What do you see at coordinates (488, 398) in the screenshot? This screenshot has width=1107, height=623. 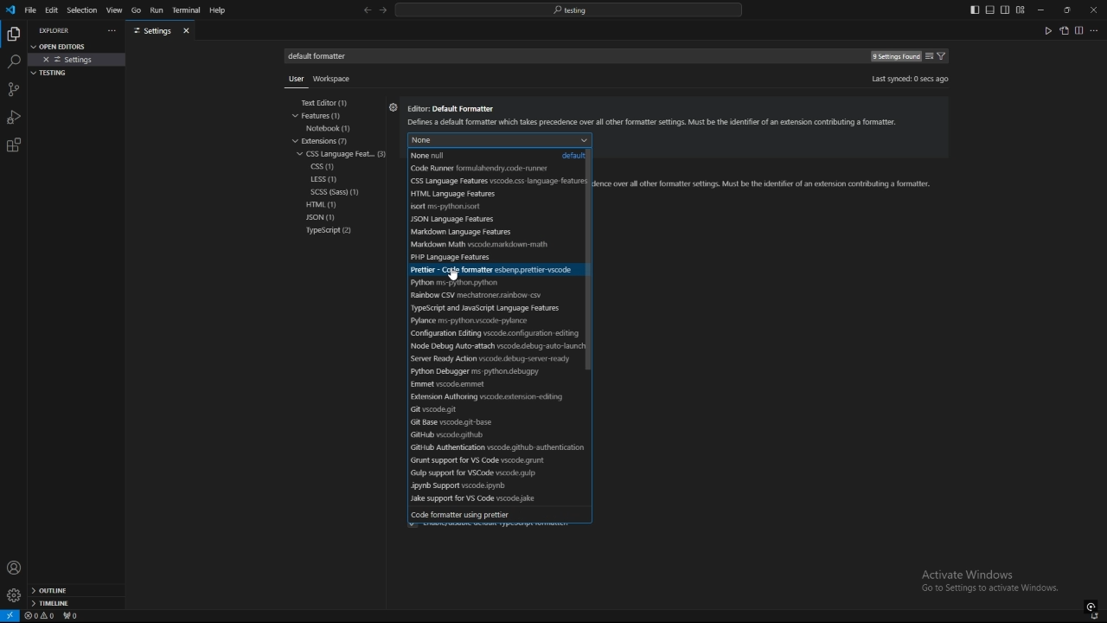 I see `extension authoring` at bounding box center [488, 398].